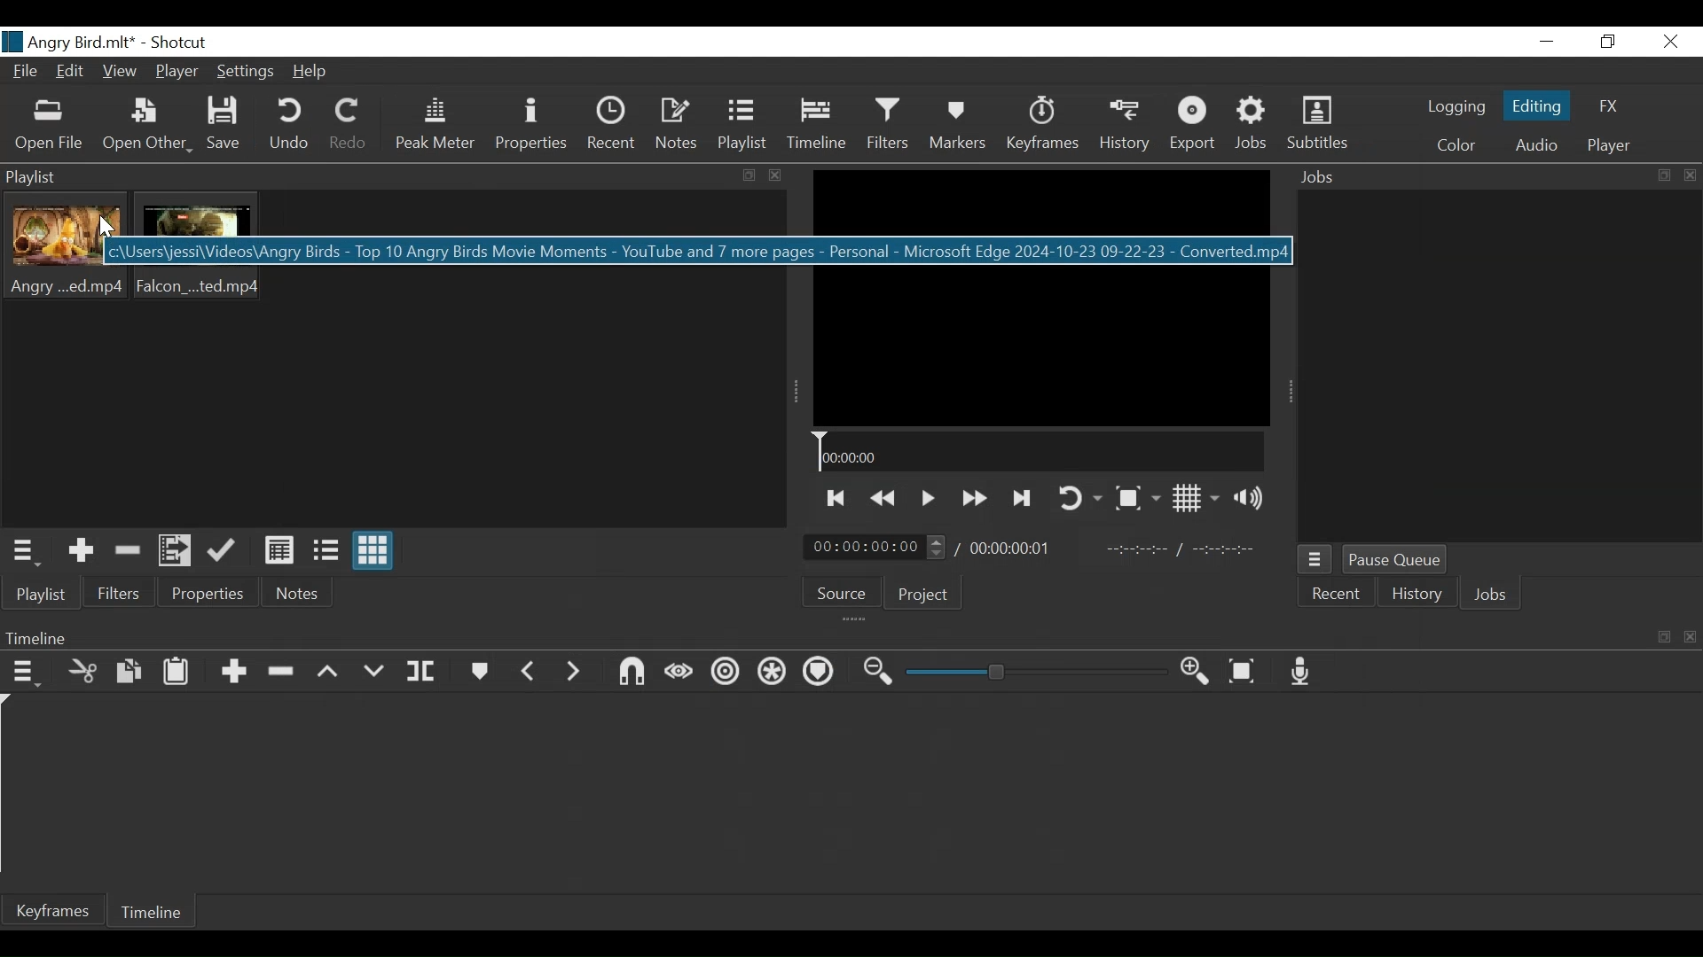  I want to click on Append, so click(237, 673).